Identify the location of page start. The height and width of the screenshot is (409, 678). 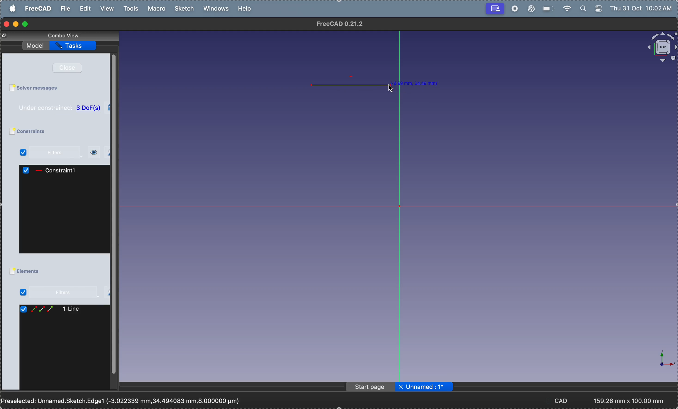
(371, 387).